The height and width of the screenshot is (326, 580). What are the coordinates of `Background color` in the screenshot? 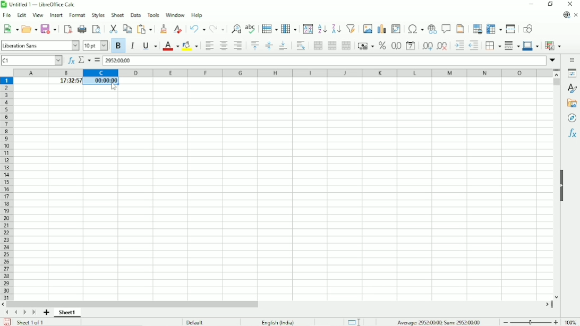 It's located at (190, 46).